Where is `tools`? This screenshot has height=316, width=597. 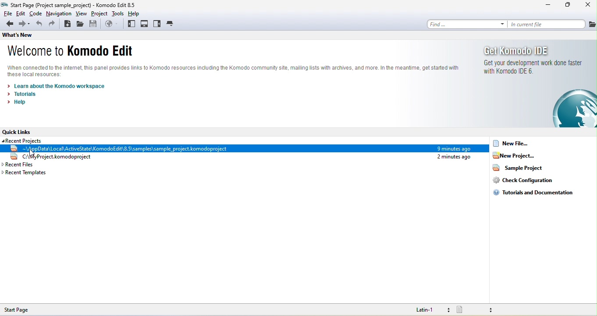 tools is located at coordinates (115, 14).